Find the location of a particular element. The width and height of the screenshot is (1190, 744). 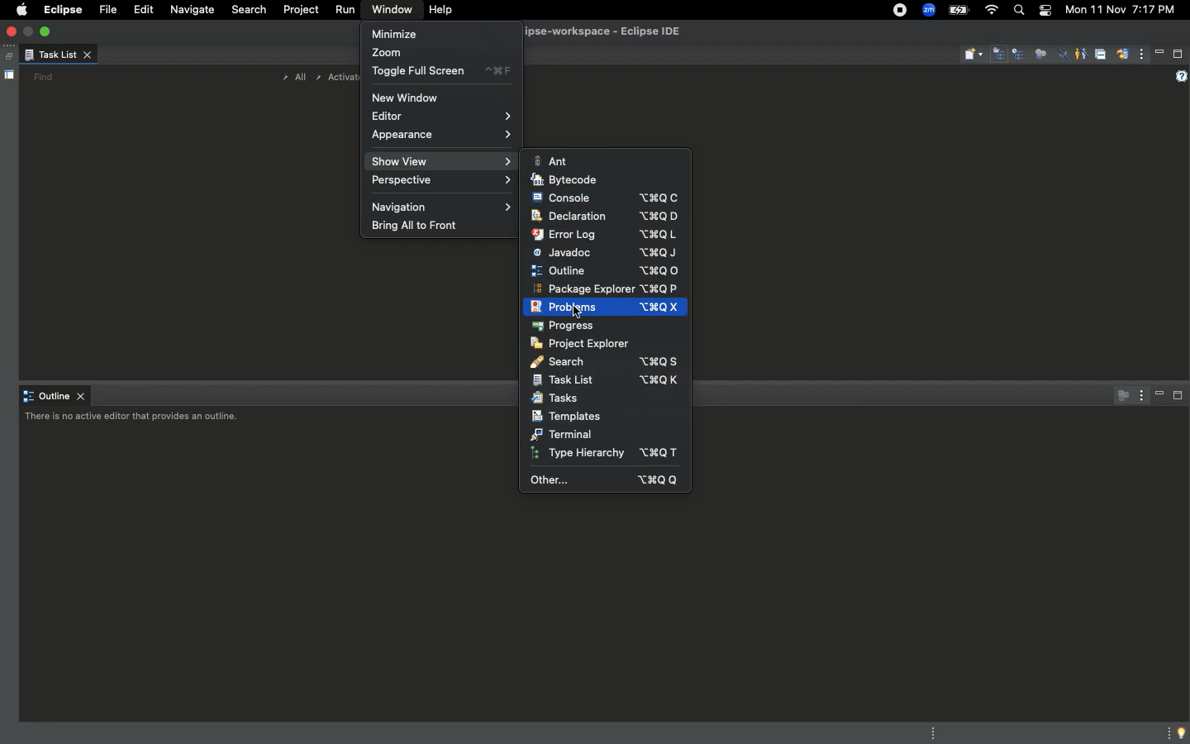

Navigate is located at coordinates (193, 12).